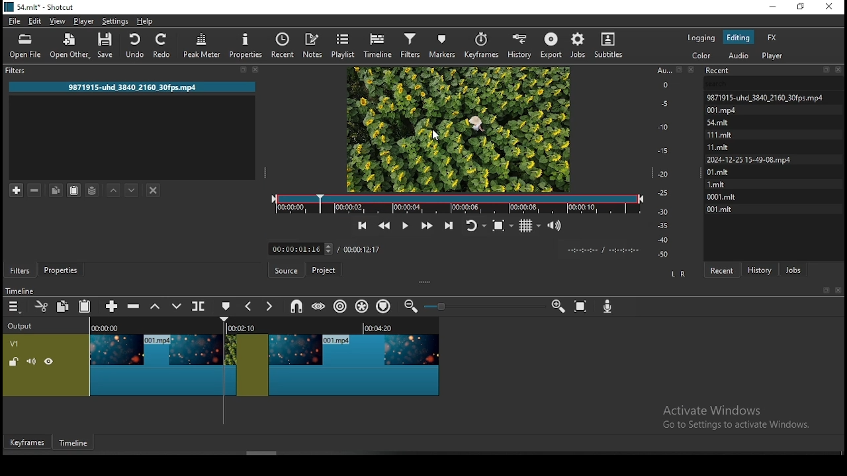 The image size is (847, 476). What do you see at coordinates (801, 9) in the screenshot?
I see `restore` at bounding box center [801, 9].